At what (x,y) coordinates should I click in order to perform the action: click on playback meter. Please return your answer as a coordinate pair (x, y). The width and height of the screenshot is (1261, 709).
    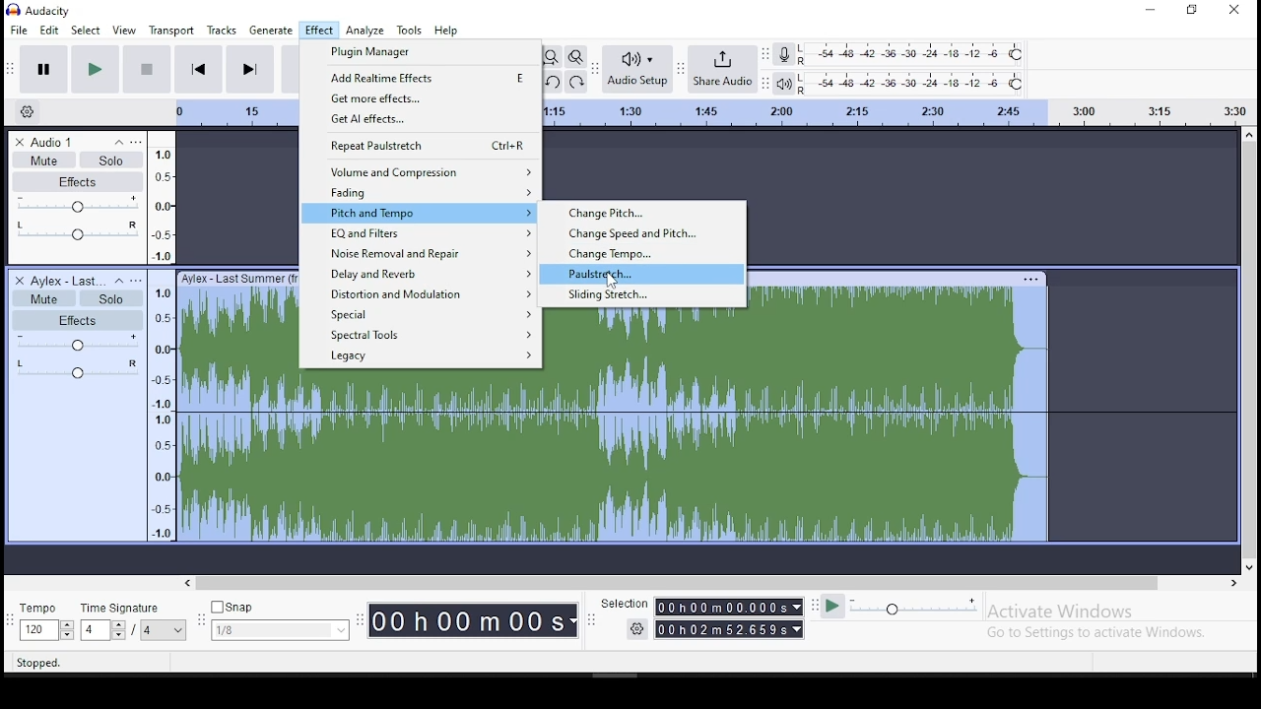
    Looking at the image, I should click on (782, 83).